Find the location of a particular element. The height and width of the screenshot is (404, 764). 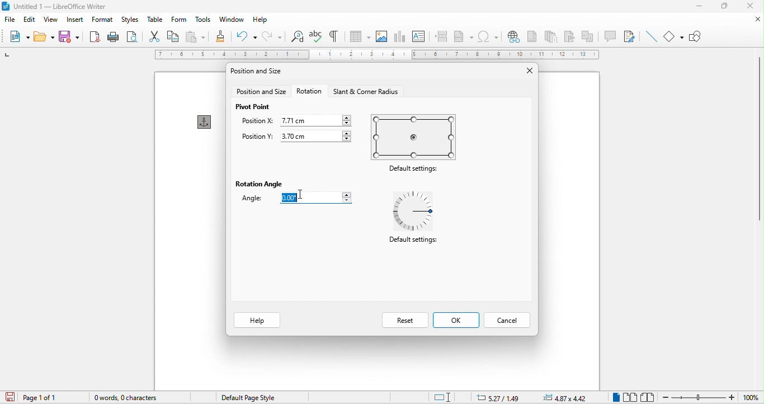

rotation angle is located at coordinates (258, 182).